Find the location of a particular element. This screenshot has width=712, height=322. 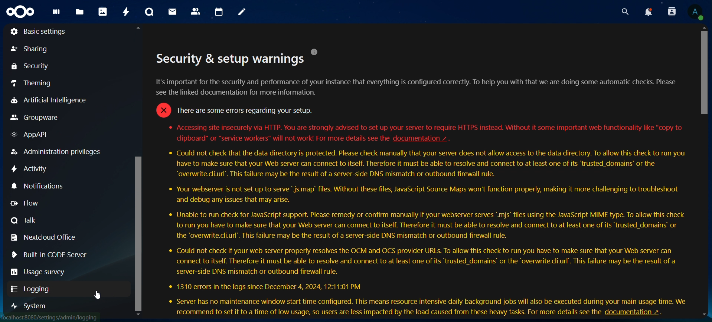

sharing is located at coordinates (35, 50).